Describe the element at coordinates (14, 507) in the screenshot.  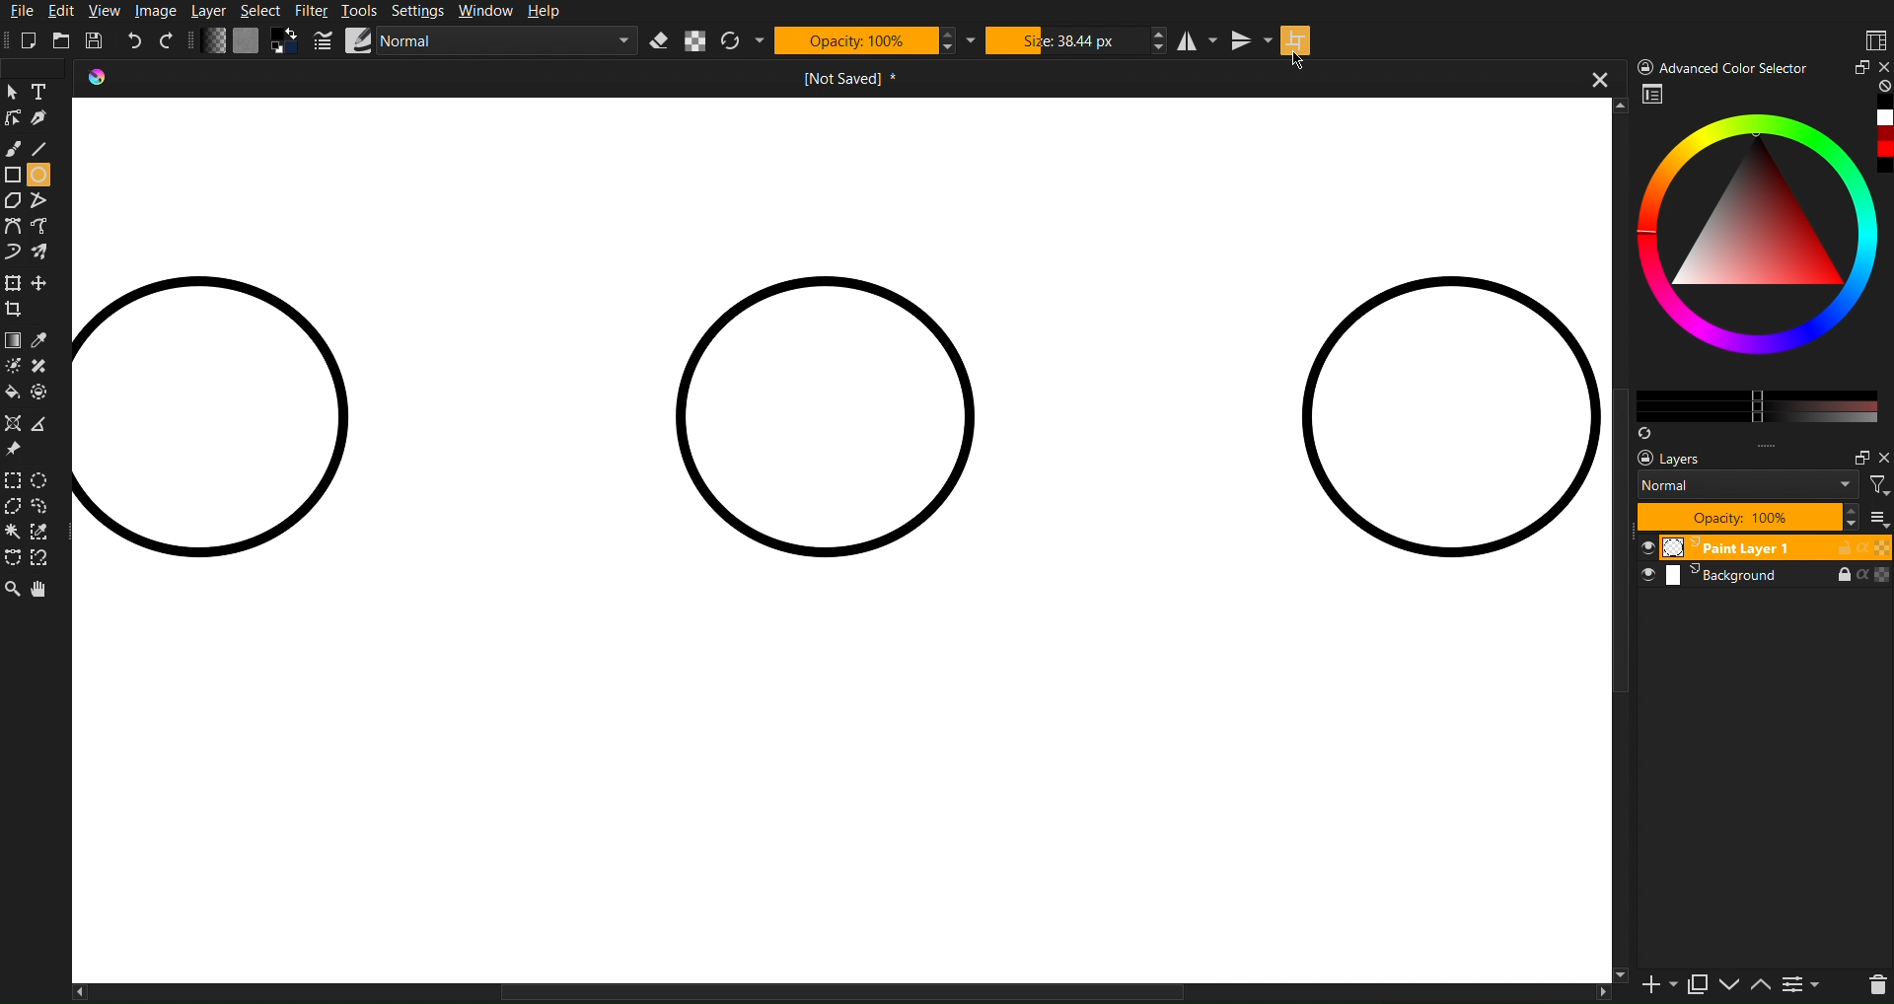
I see `Selction polygon` at that location.